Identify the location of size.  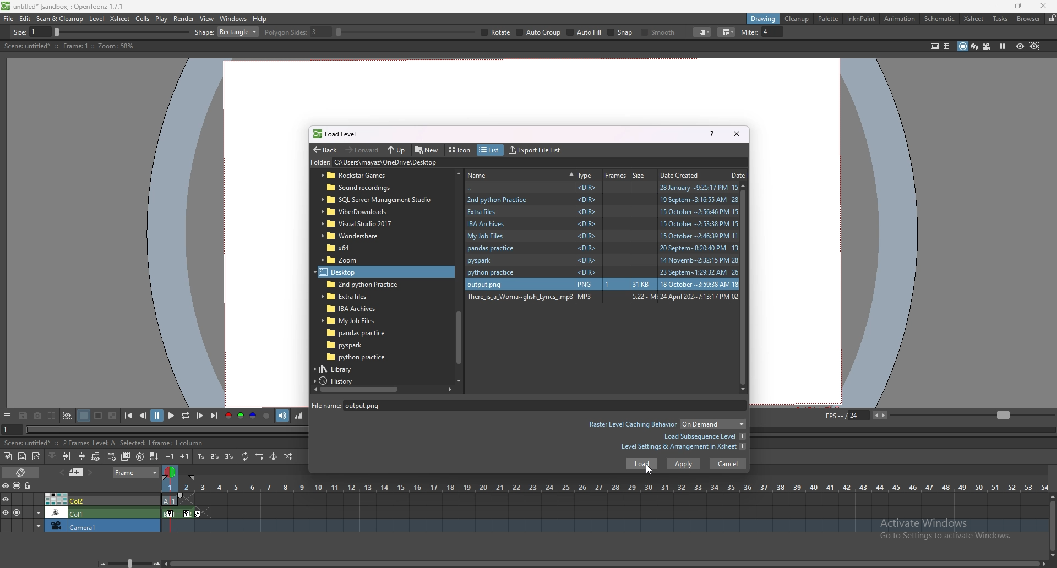
(641, 174).